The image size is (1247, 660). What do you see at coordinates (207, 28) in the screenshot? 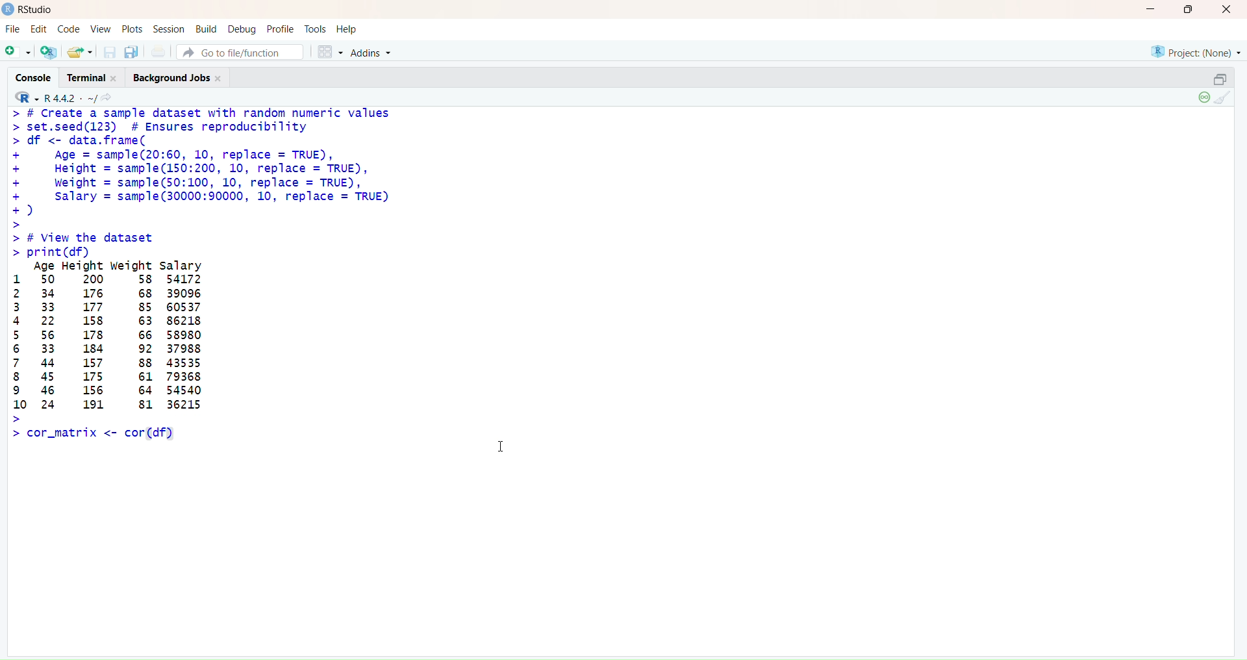
I see `Build` at bounding box center [207, 28].